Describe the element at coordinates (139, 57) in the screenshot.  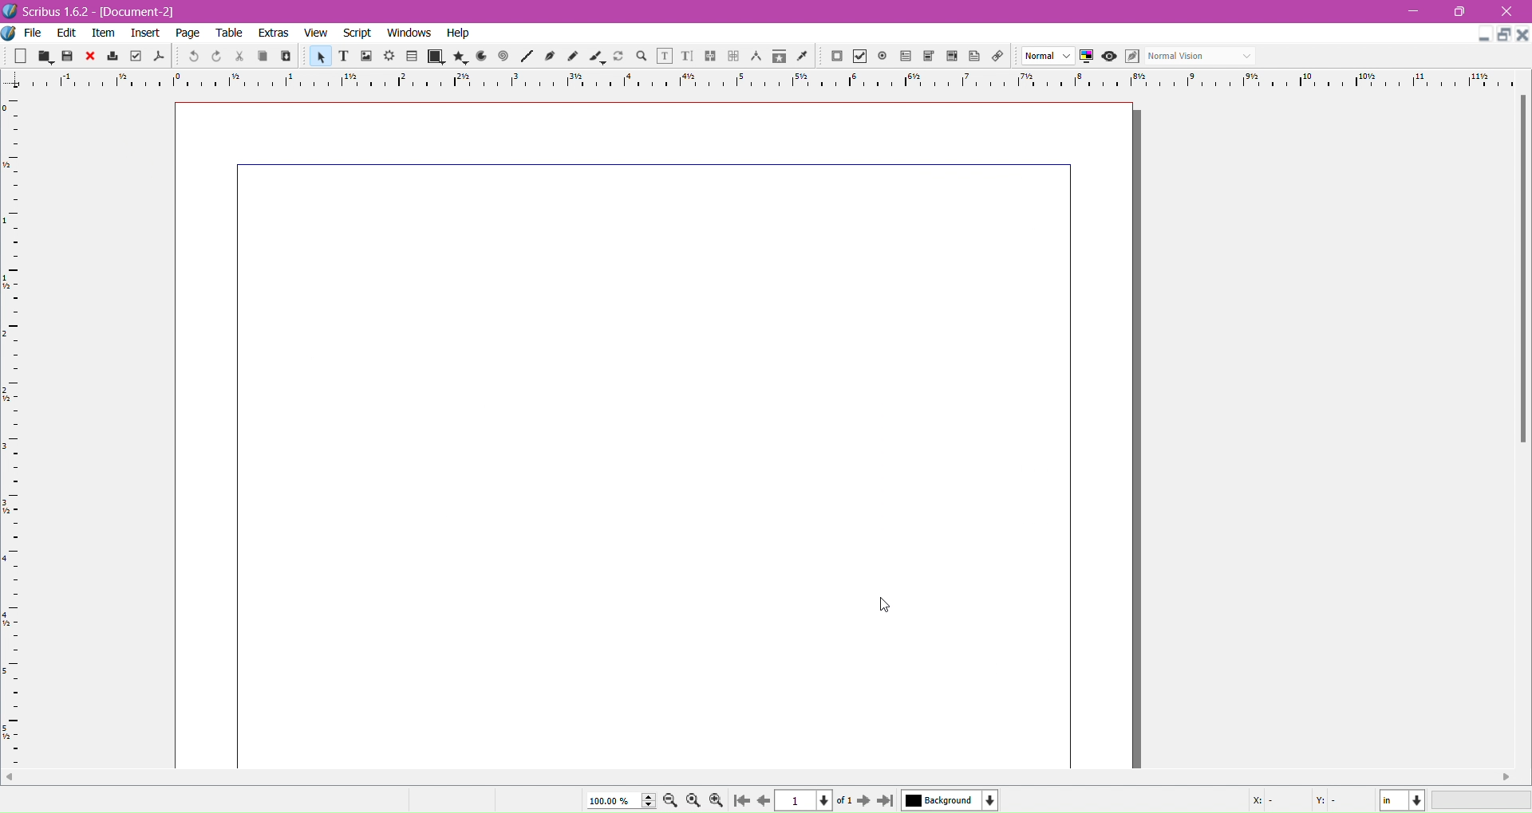
I see `` at that location.